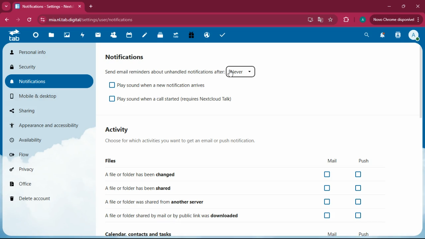 This screenshot has width=425, height=239. I want to click on off, so click(327, 216).